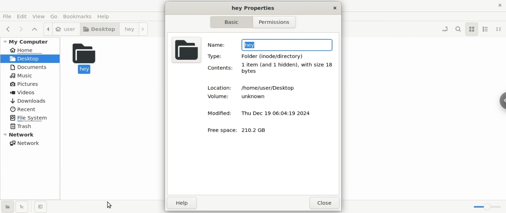 The width and height of the screenshot is (506, 213). Describe the element at coordinates (278, 23) in the screenshot. I see `permissions` at that location.